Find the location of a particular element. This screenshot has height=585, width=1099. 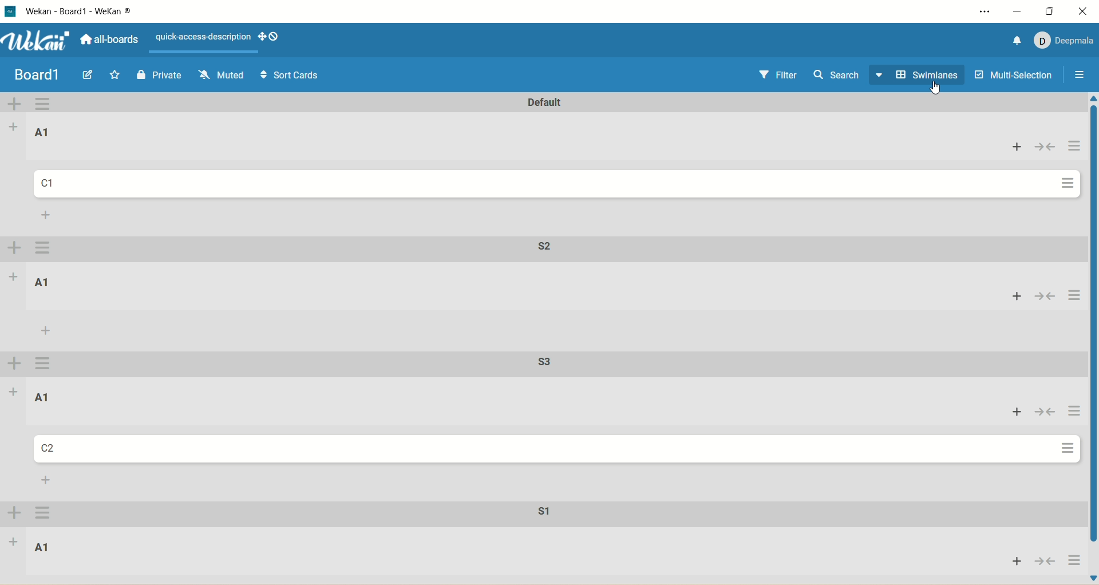

add is located at coordinates (13, 392).